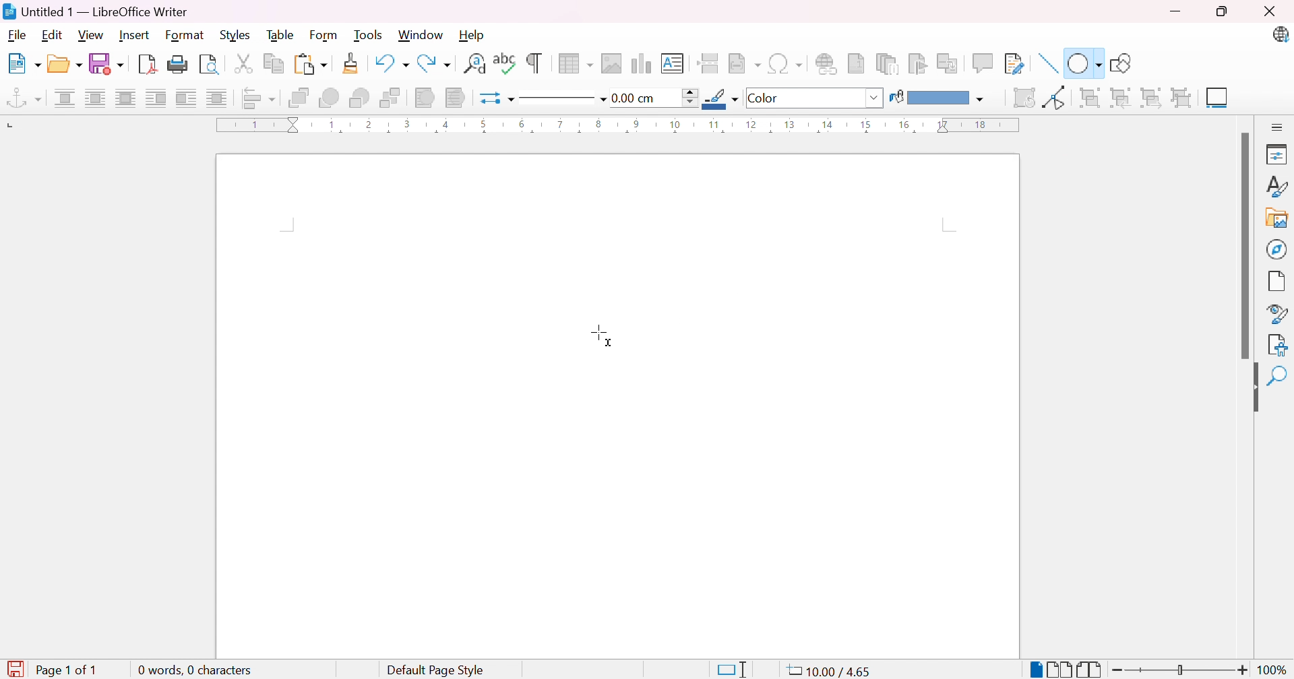 The height and width of the screenshot is (679, 1294). Describe the element at coordinates (125, 97) in the screenshot. I see `Optimal` at that location.